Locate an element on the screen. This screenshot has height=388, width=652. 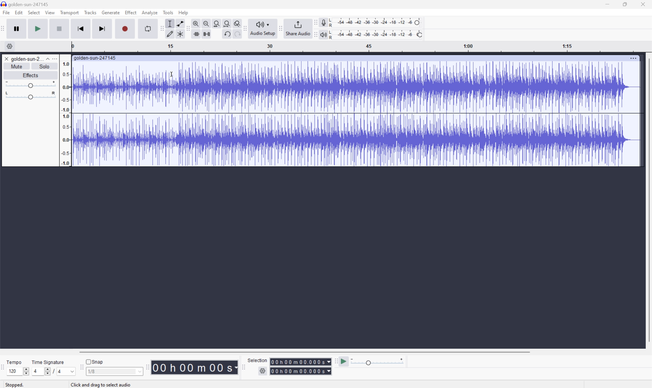
 is located at coordinates (26, 59).